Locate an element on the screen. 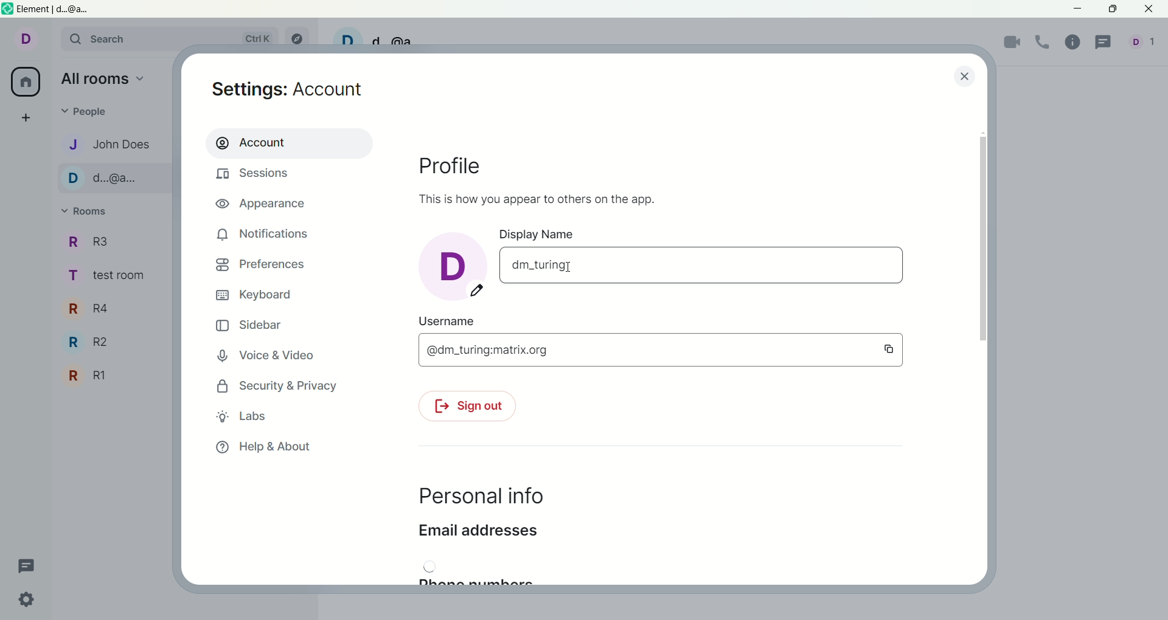 This screenshot has width=1168, height=620. dm_turing] is located at coordinates (700, 267).